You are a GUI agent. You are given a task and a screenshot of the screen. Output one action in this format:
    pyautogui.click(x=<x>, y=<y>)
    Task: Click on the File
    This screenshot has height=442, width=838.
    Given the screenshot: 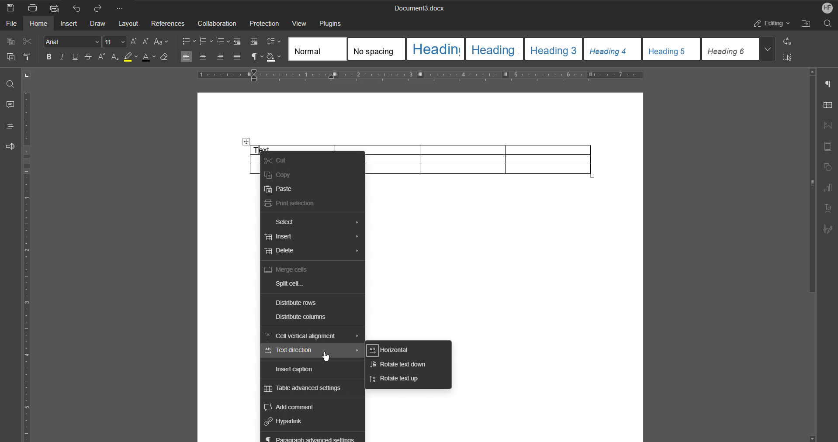 What is the action you would take?
    pyautogui.click(x=11, y=24)
    